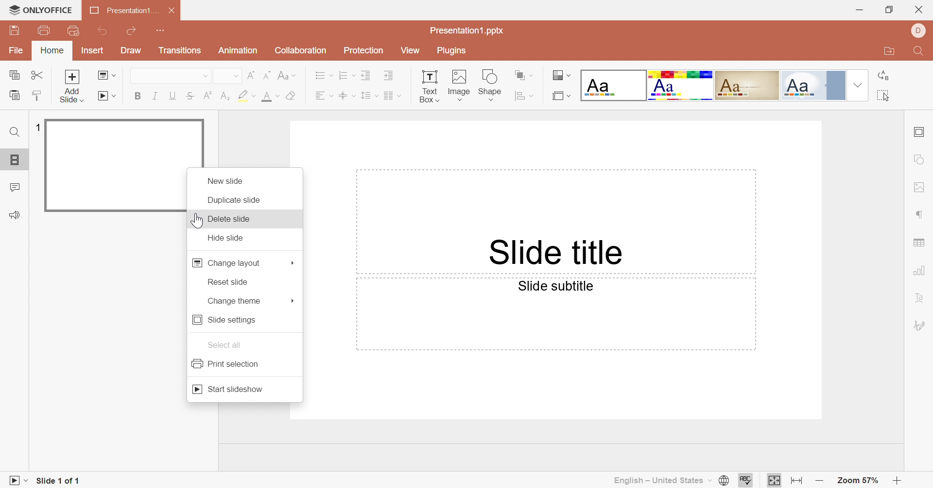 Image resolution: width=933 pixels, height=488 pixels. Describe the element at coordinates (236, 76) in the screenshot. I see `Drop Down` at that location.